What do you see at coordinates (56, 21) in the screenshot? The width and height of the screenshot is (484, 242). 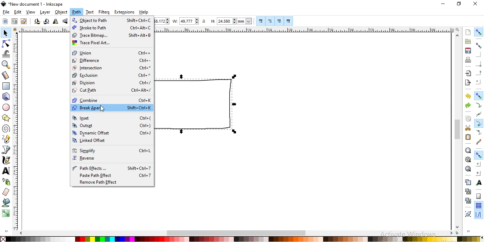 I see `flip selected objects horizontally` at bounding box center [56, 21].